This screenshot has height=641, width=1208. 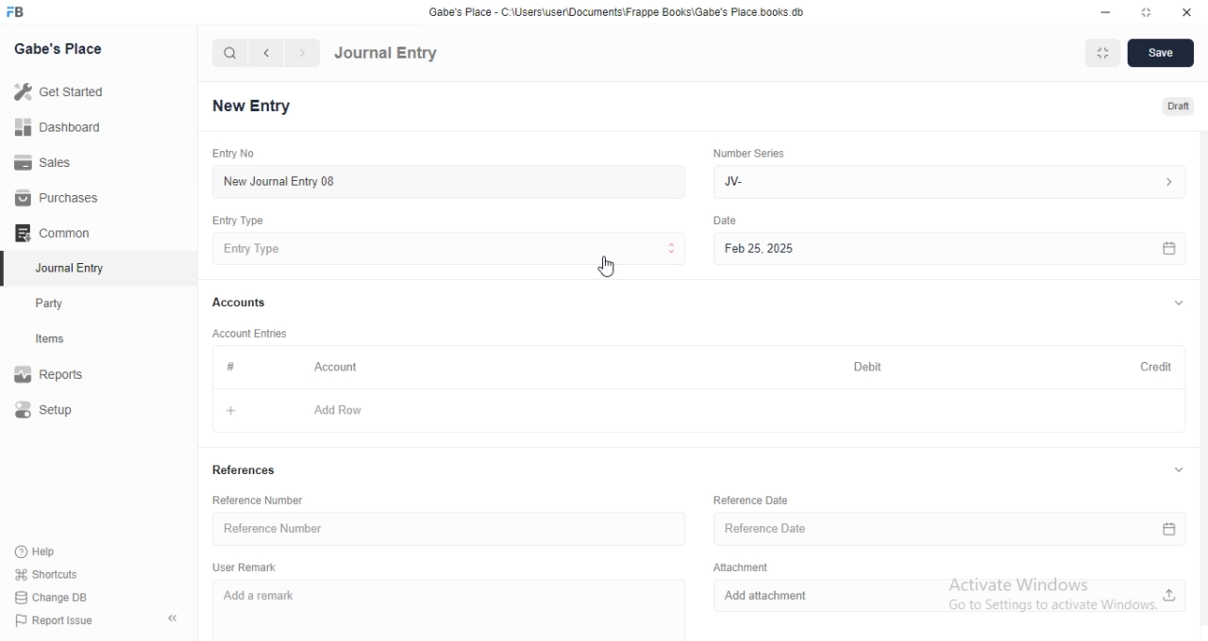 I want to click on Gabe's Place, so click(x=58, y=49).